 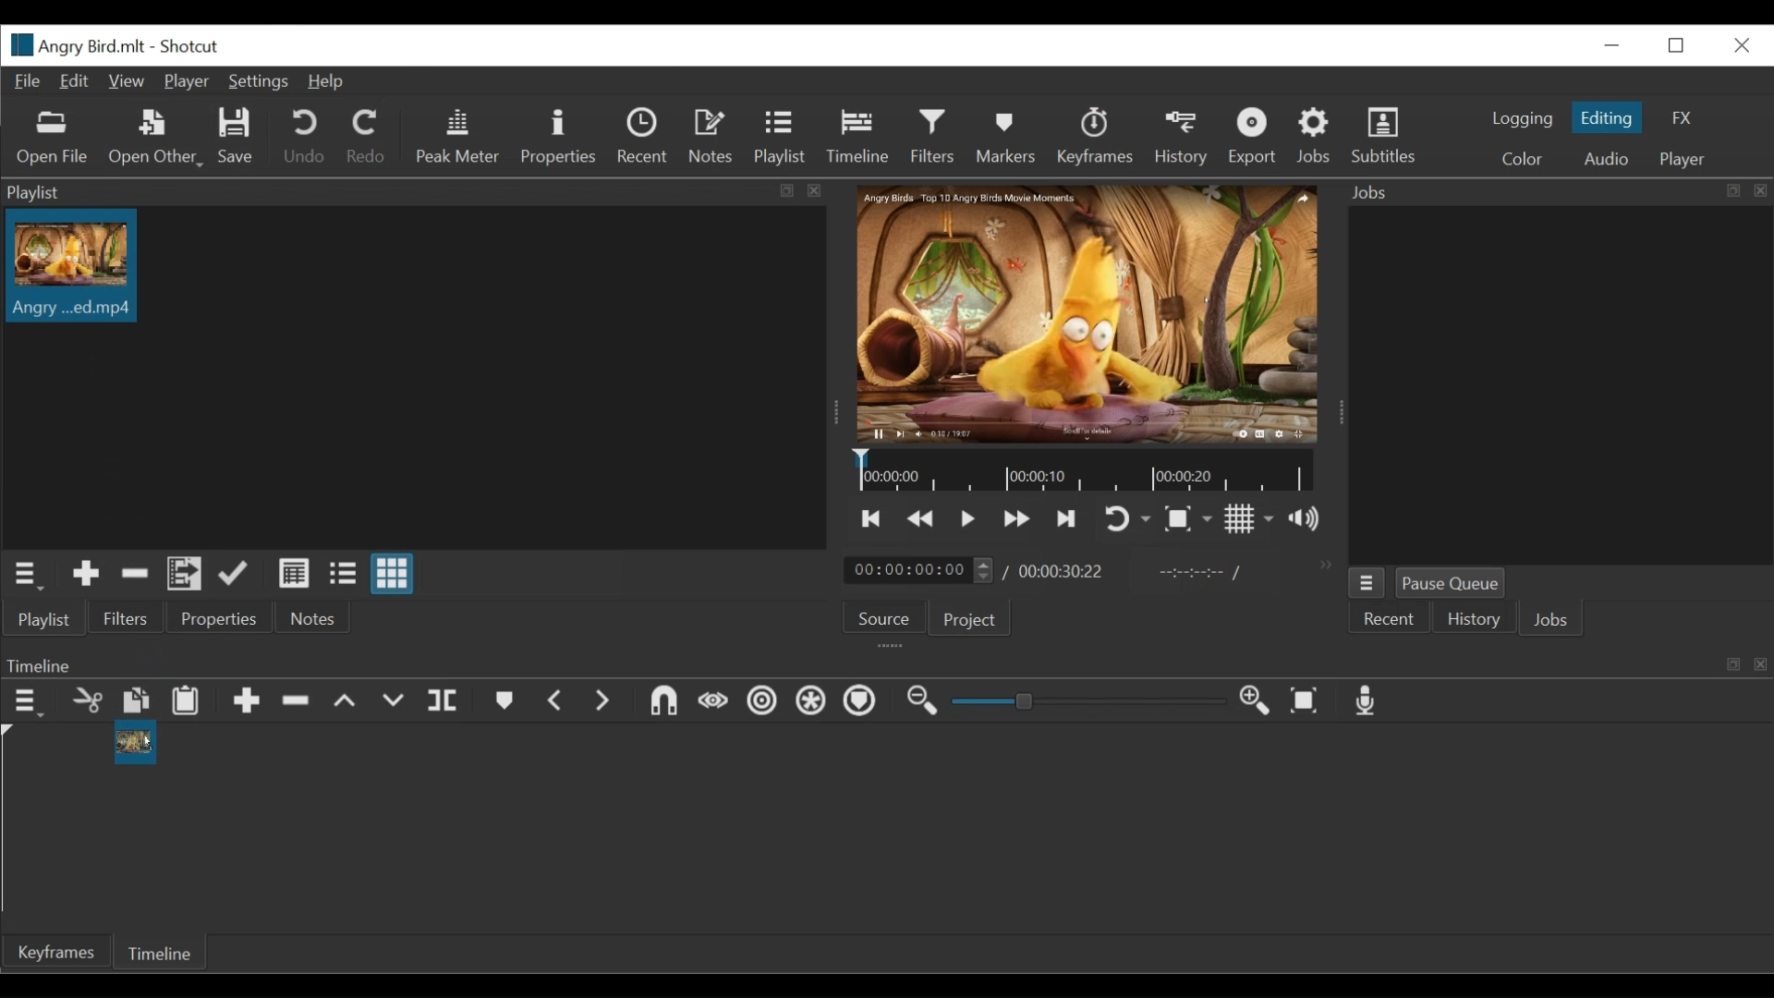 I want to click on Ripple, so click(x=762, y=701).